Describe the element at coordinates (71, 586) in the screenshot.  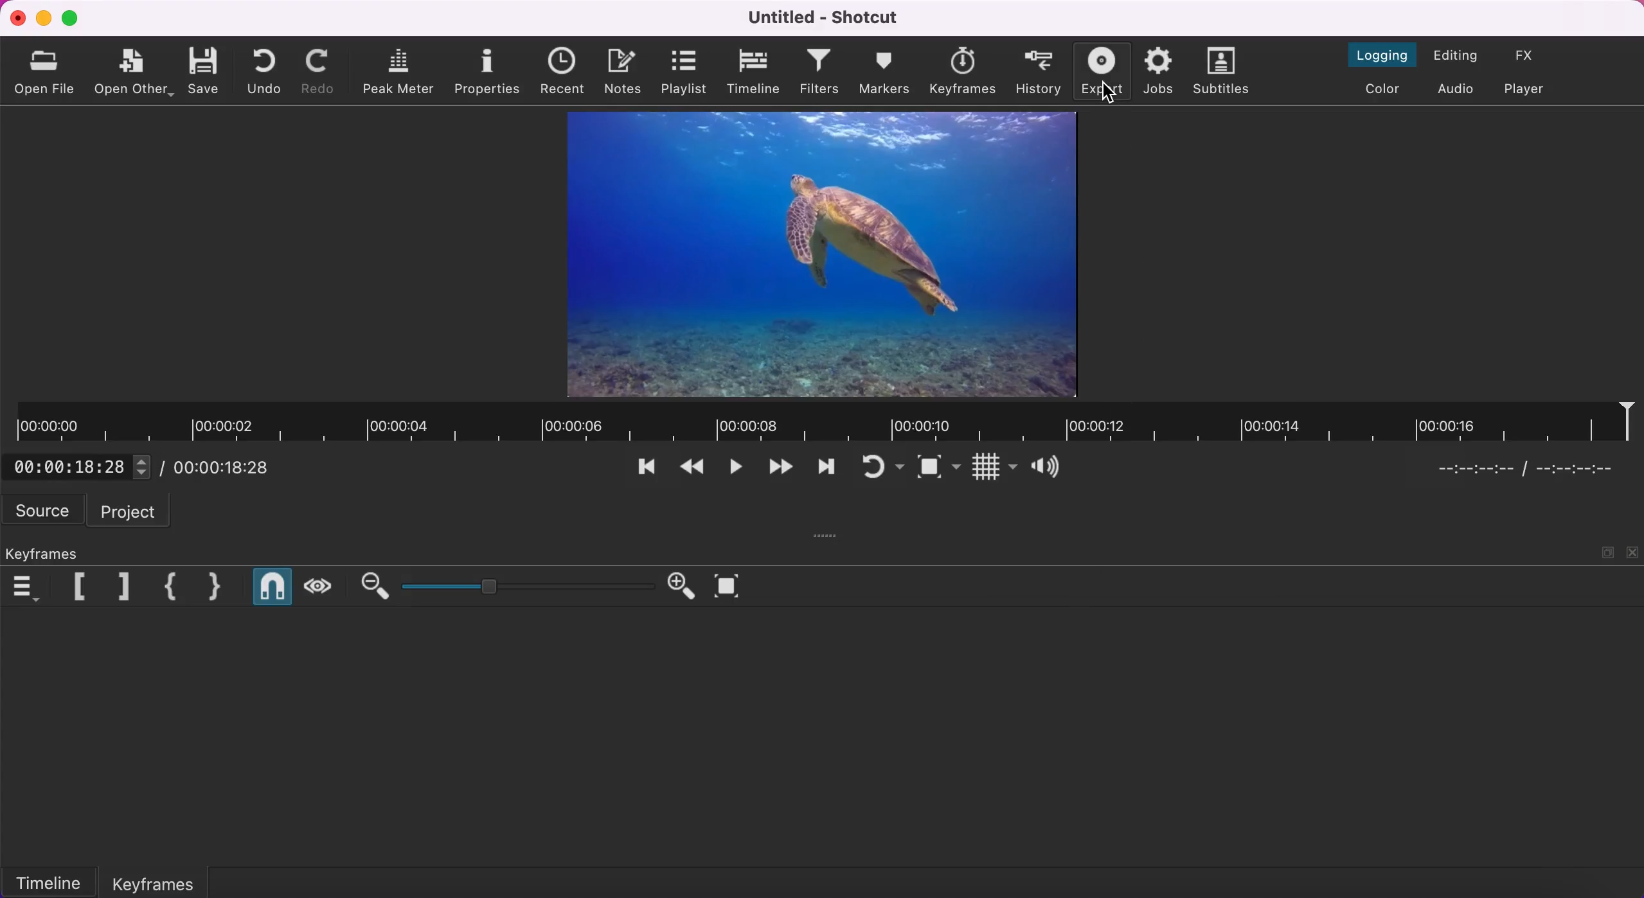
I see `previous marker` at that location.